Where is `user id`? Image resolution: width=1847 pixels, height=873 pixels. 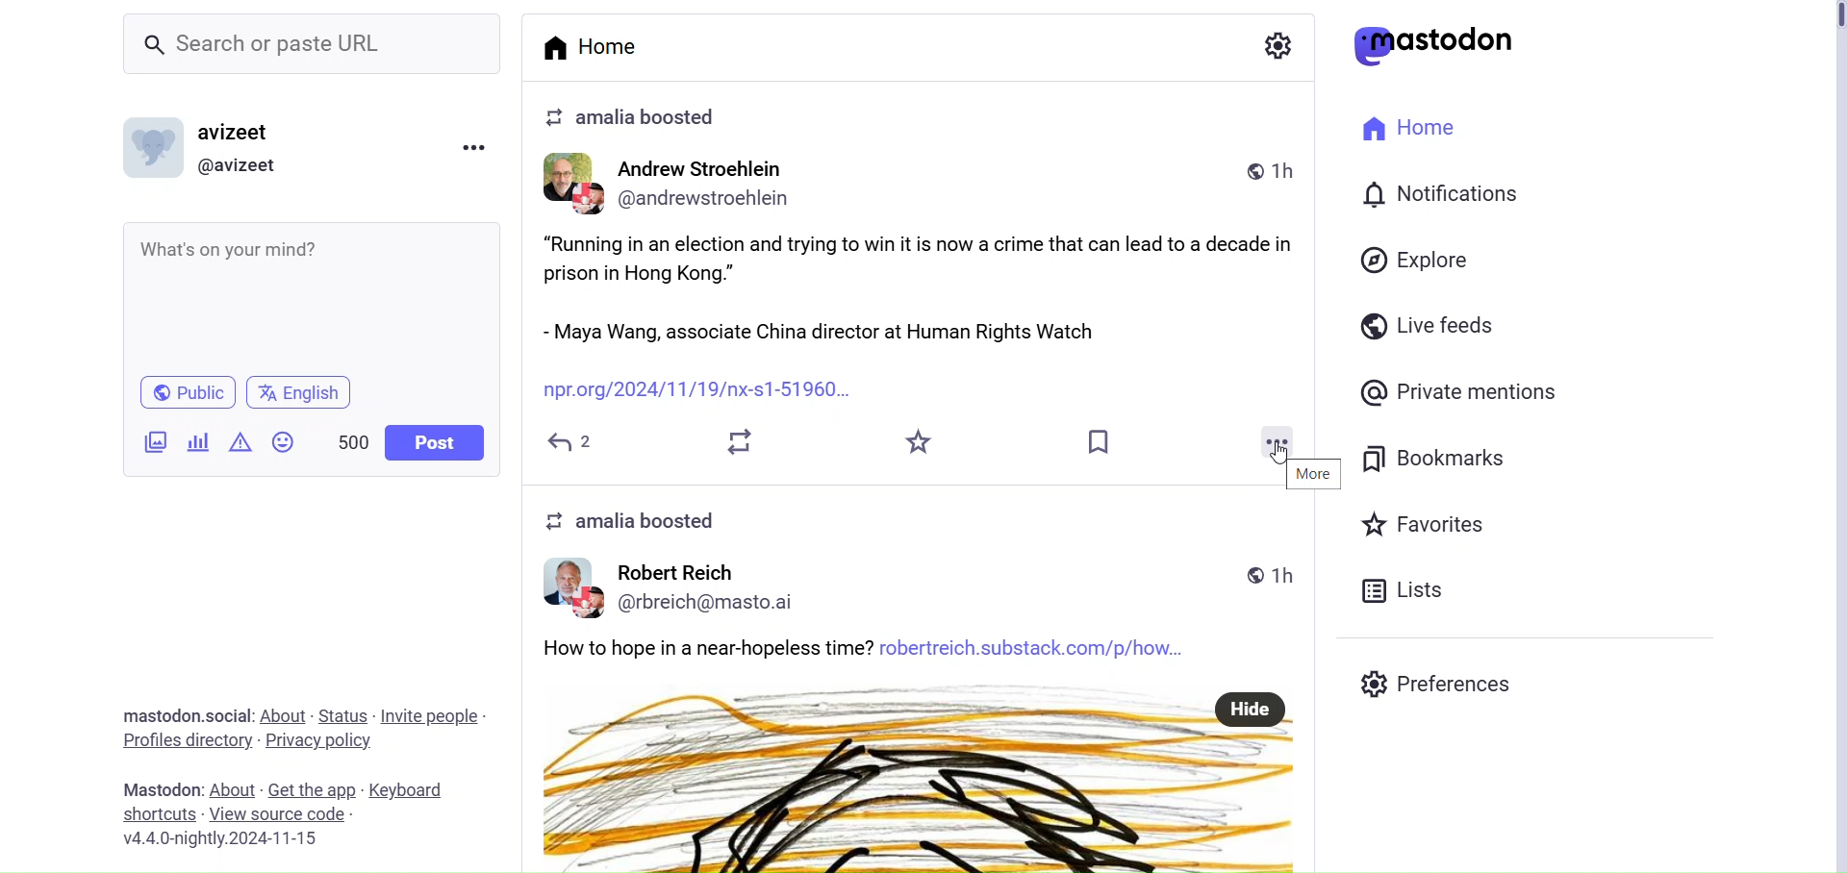
user id is located at coordinates (721, 602).